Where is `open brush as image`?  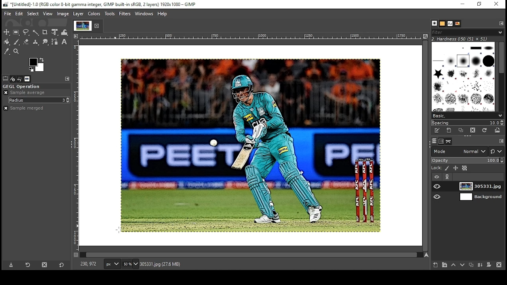 open brush as image is located at coordinates (498, 130).